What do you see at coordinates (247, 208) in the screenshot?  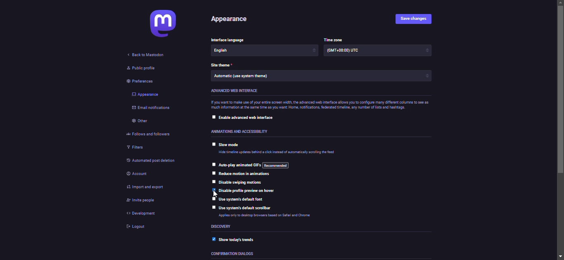 I see `use system's default scrollbar` at bounding box center [247, 208].